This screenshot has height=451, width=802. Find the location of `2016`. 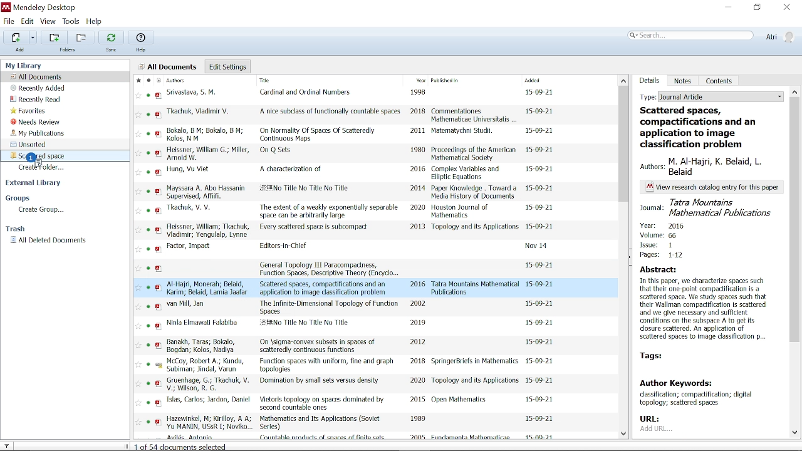

2016 is located at coordinates (419, 284).